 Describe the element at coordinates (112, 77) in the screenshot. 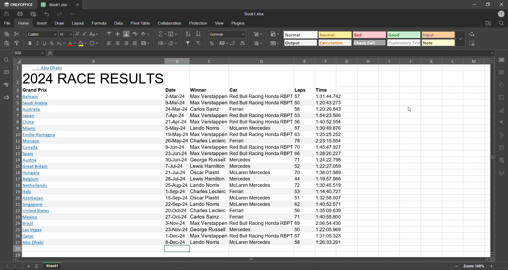

I see `12024 RACE RESULTS` at that location.